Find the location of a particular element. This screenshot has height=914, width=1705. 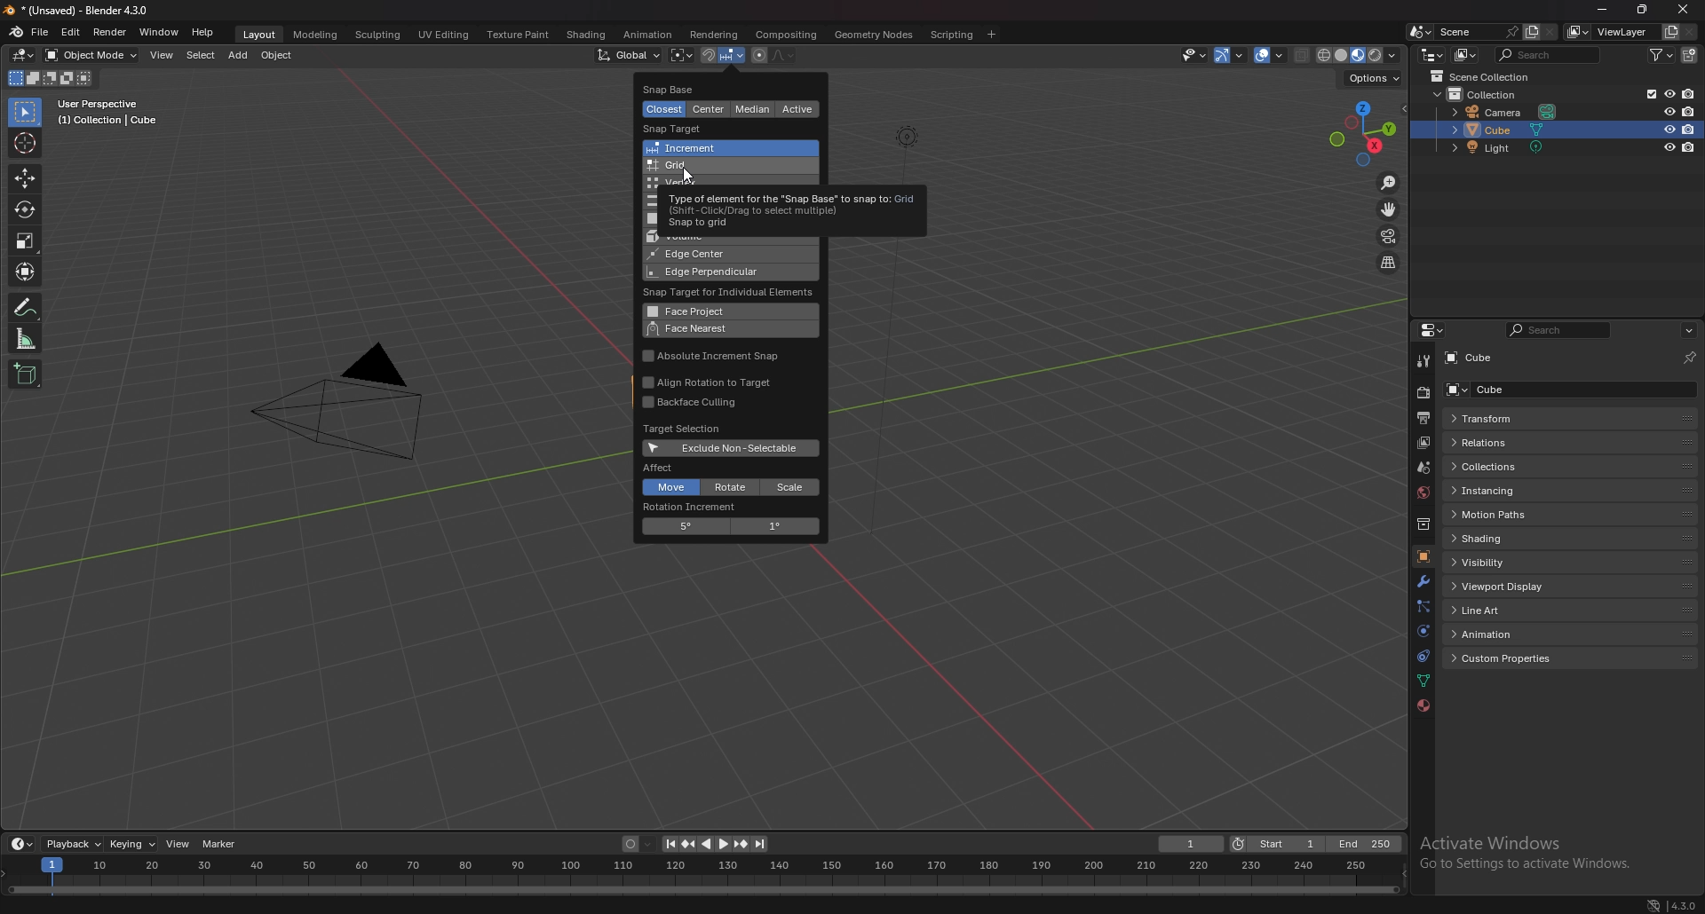

rotate is located at coordinates (26, 209).